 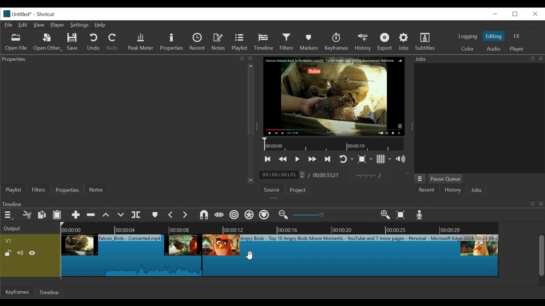 I want to click on Color, so click(x=467, y=48).